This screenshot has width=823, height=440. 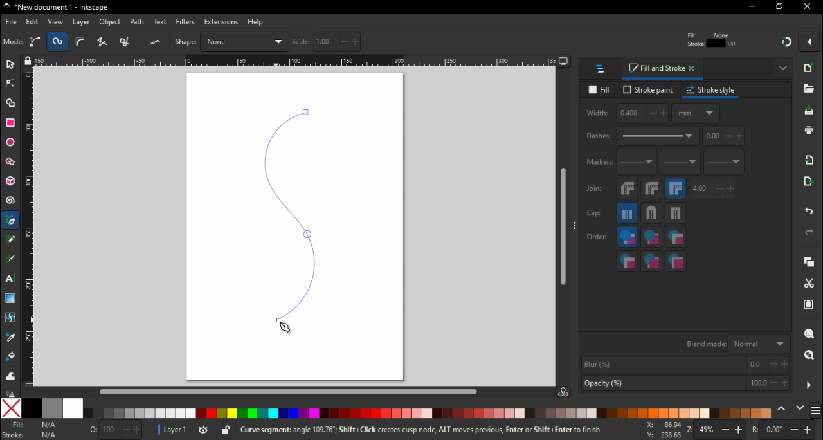 I want to click on new, so click(x=811, y=70).